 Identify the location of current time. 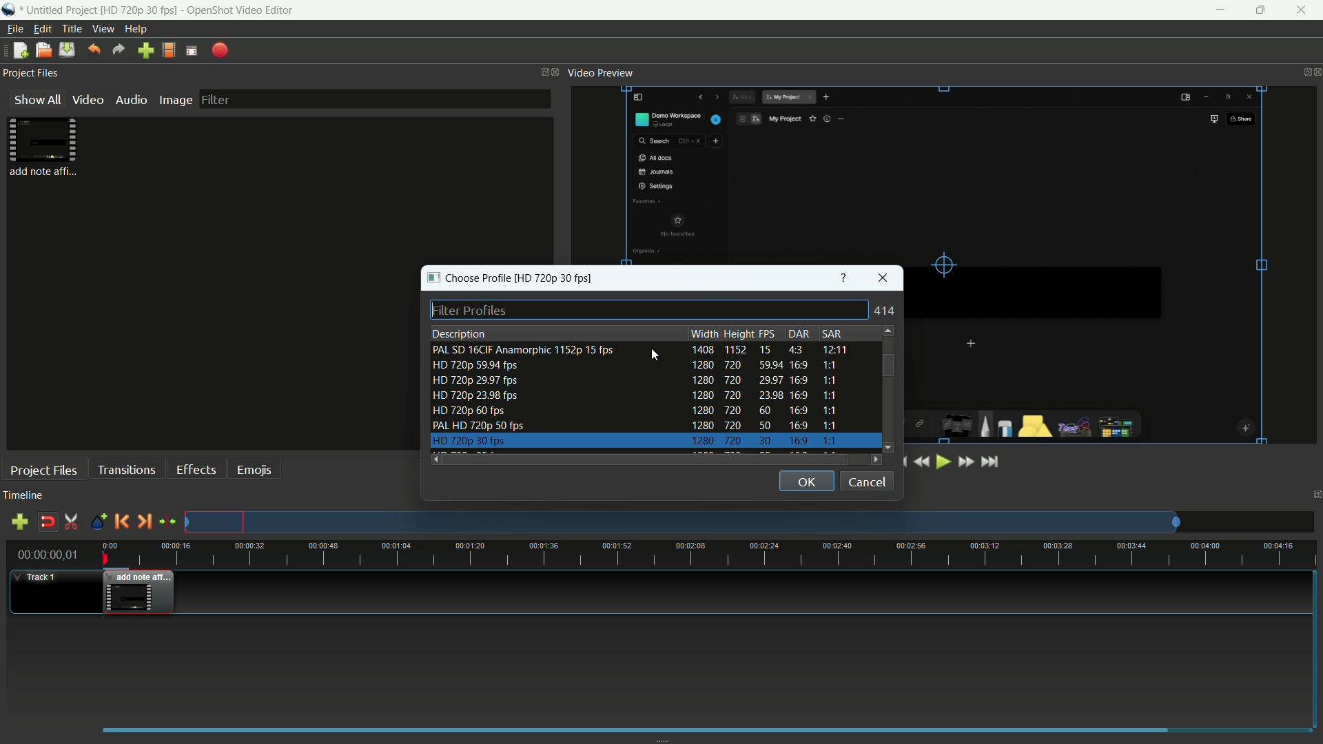
(44, 554).